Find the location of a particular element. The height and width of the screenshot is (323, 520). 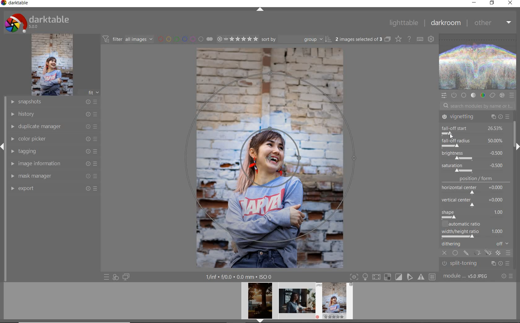

quick access for applying any of your style is located at coordinates (115, 277).